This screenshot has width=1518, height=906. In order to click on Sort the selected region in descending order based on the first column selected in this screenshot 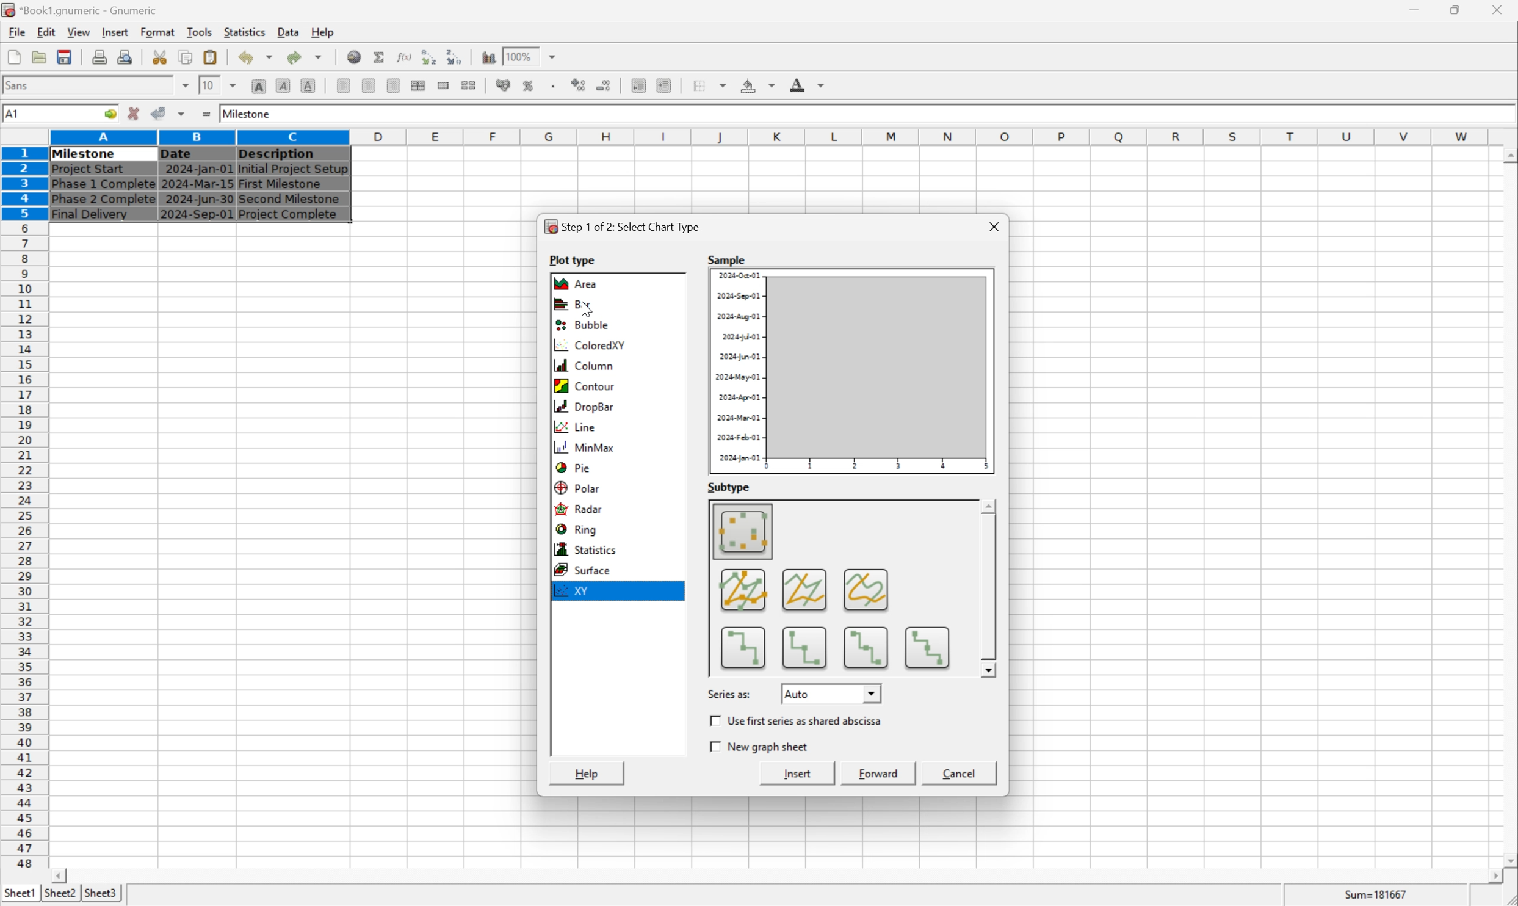, I will do `click(455, 57)`.